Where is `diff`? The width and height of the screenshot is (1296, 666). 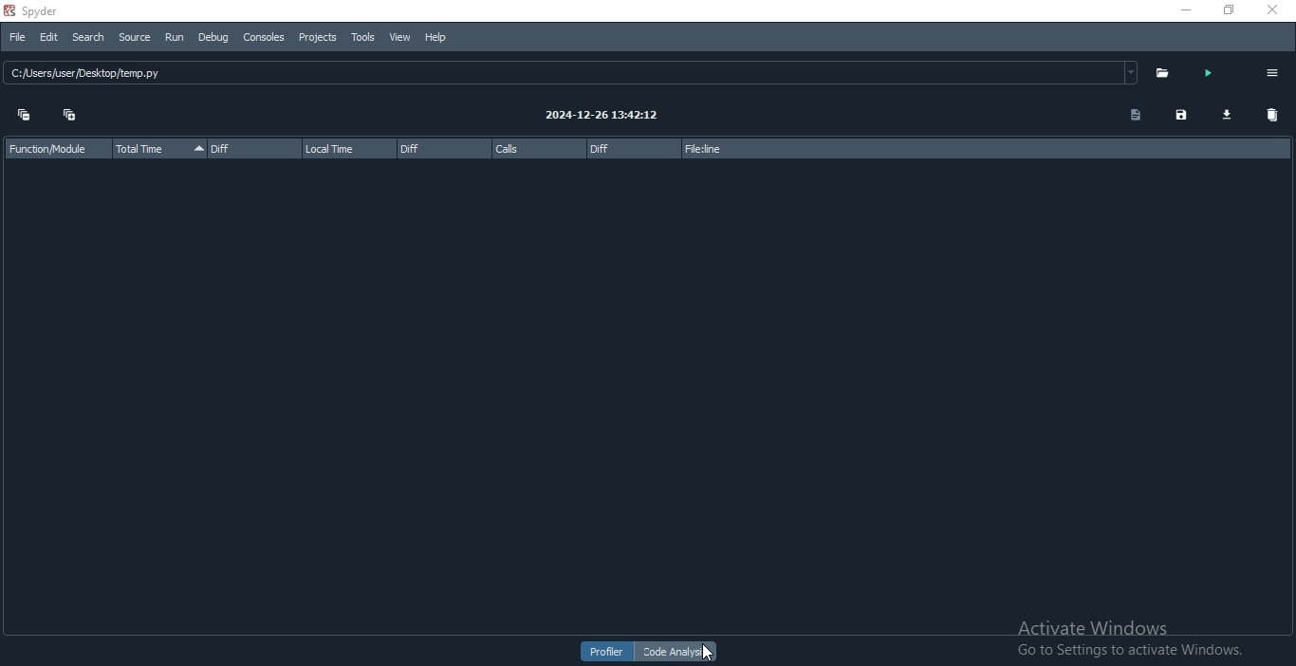 diff is located at coordinates (629, 147).